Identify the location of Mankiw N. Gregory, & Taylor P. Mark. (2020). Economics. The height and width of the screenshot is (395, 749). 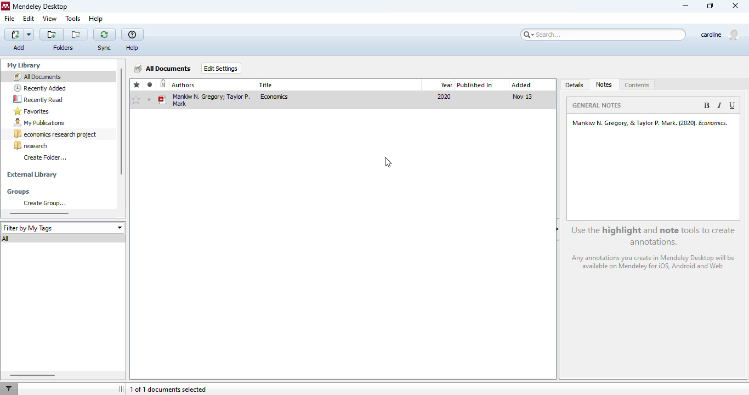
(651, 122).